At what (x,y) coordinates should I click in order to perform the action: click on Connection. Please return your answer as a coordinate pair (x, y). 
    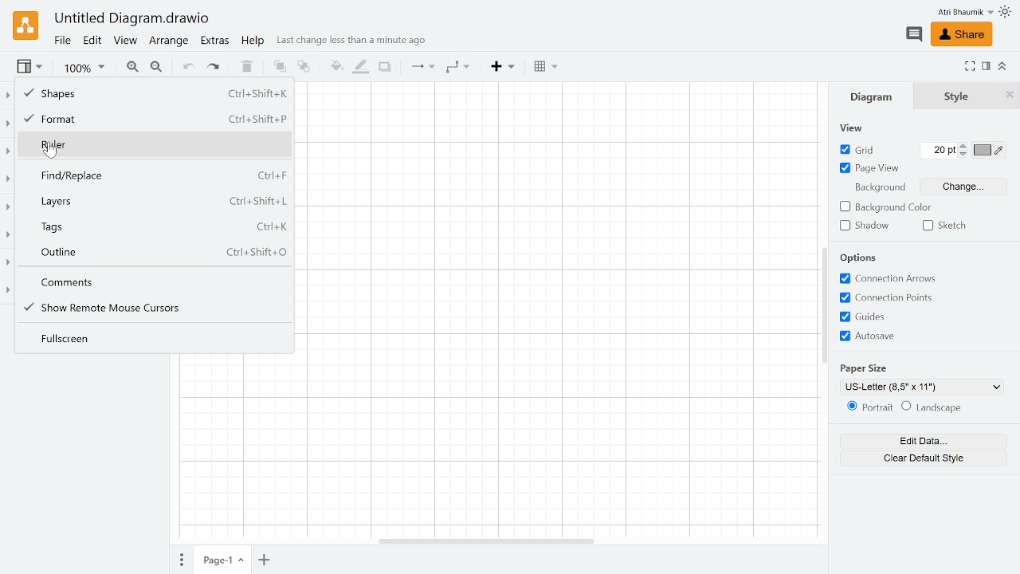
    Looking at the image, I should click on (422, 68).